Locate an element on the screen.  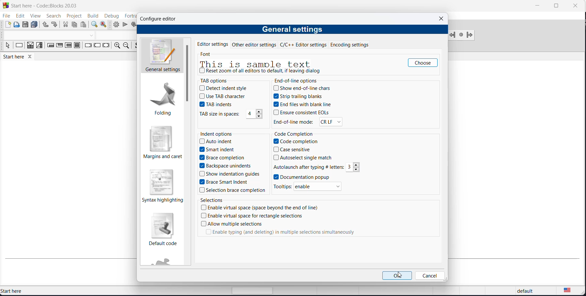
zoom out is located at coordinates (125, 46).